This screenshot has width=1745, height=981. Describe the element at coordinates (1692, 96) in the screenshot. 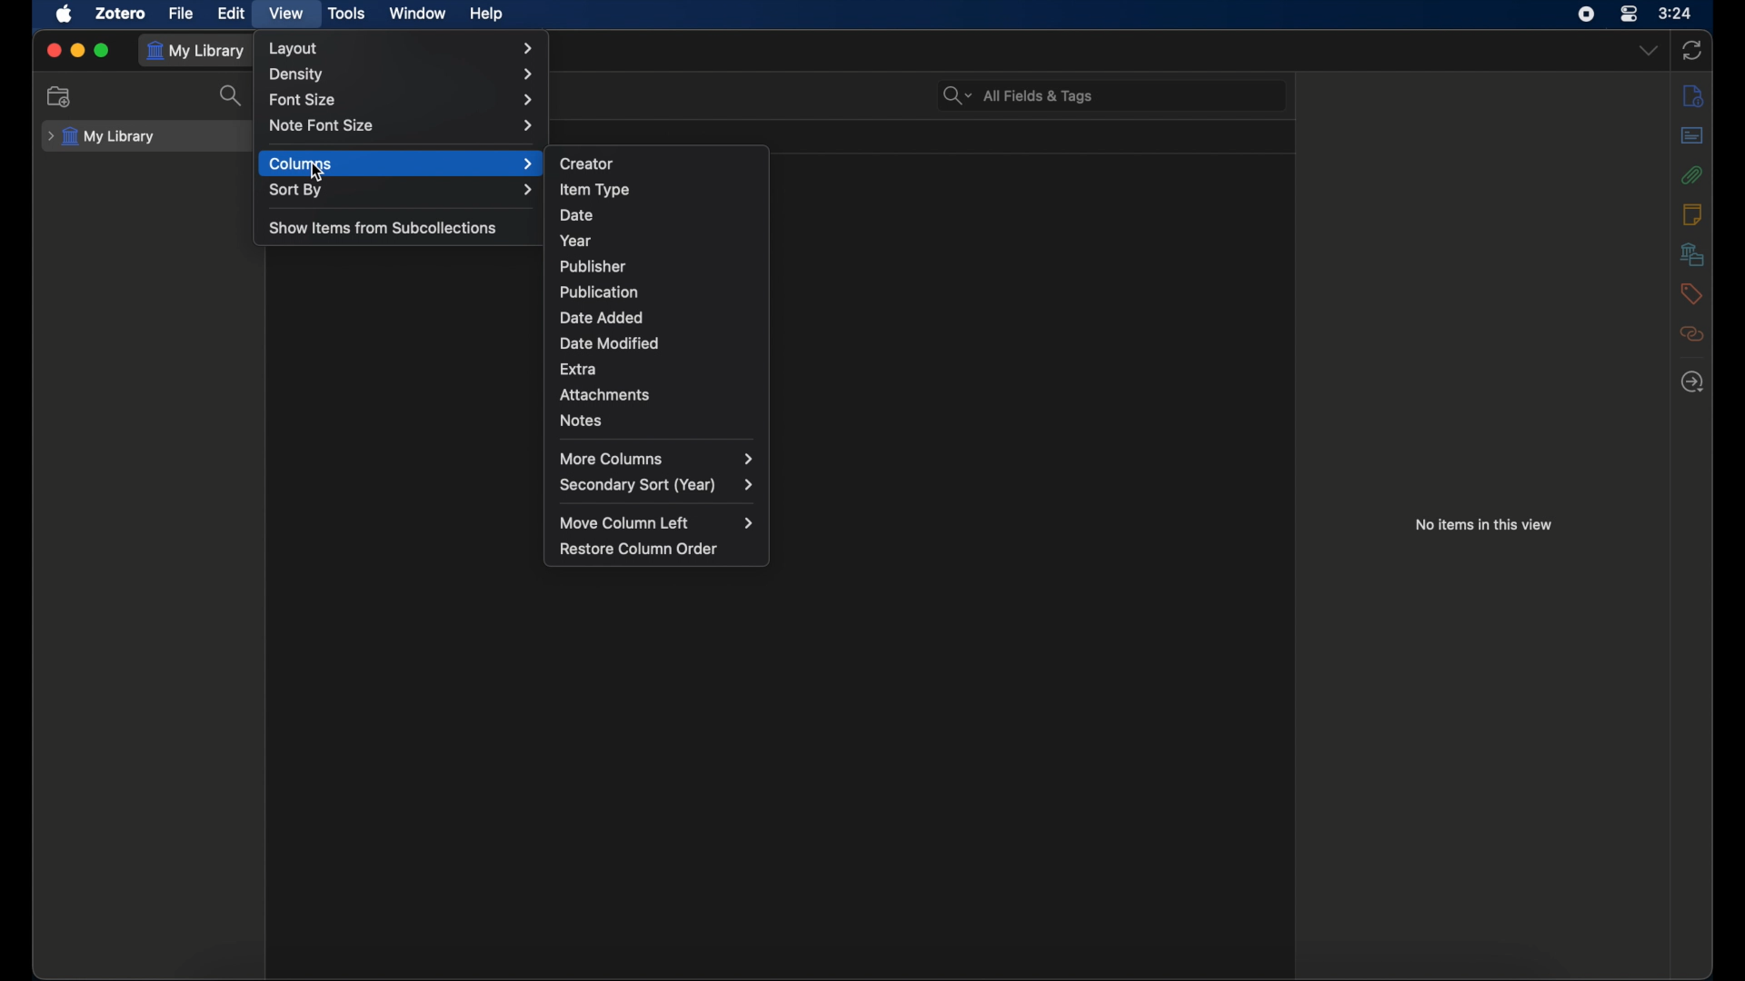

I see `` at that location.